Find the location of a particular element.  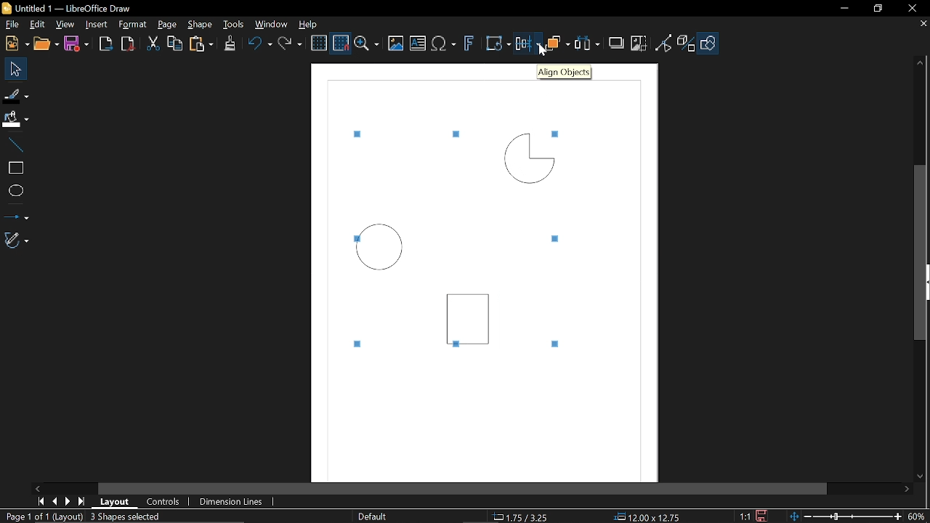

Toggle view is located at coordinates (663, 42).